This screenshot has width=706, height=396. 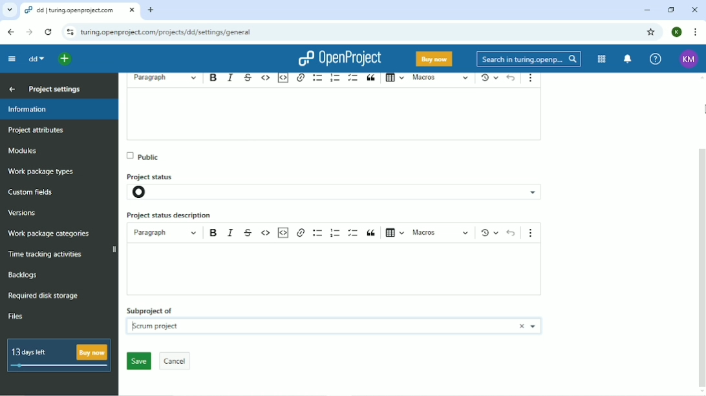 I want to click on Strike through, so click(x=248, y=79).